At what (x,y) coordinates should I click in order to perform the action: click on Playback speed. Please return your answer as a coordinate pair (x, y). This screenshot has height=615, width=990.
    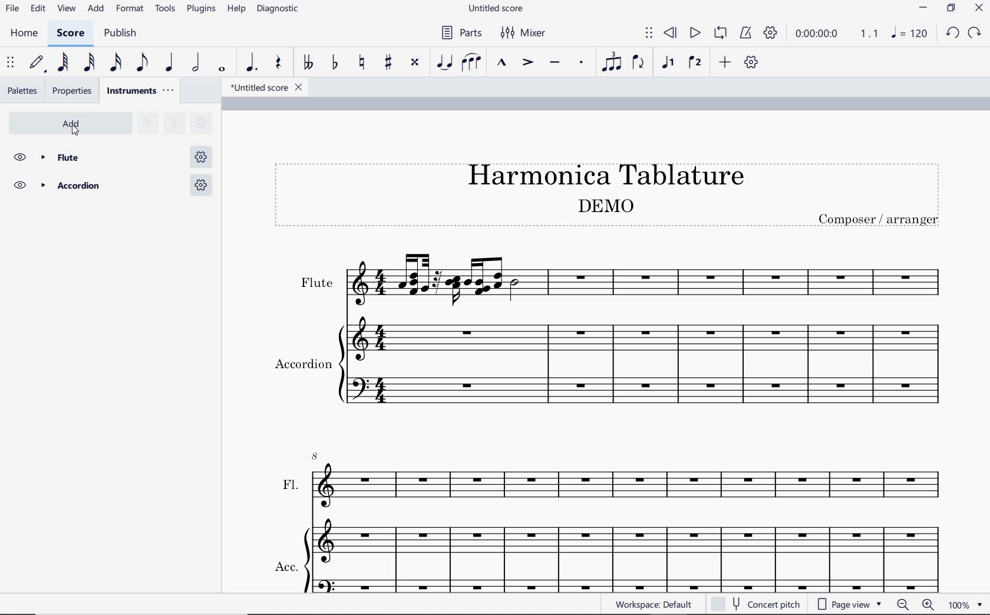
    Looking at the image, I should click on (870, 33).